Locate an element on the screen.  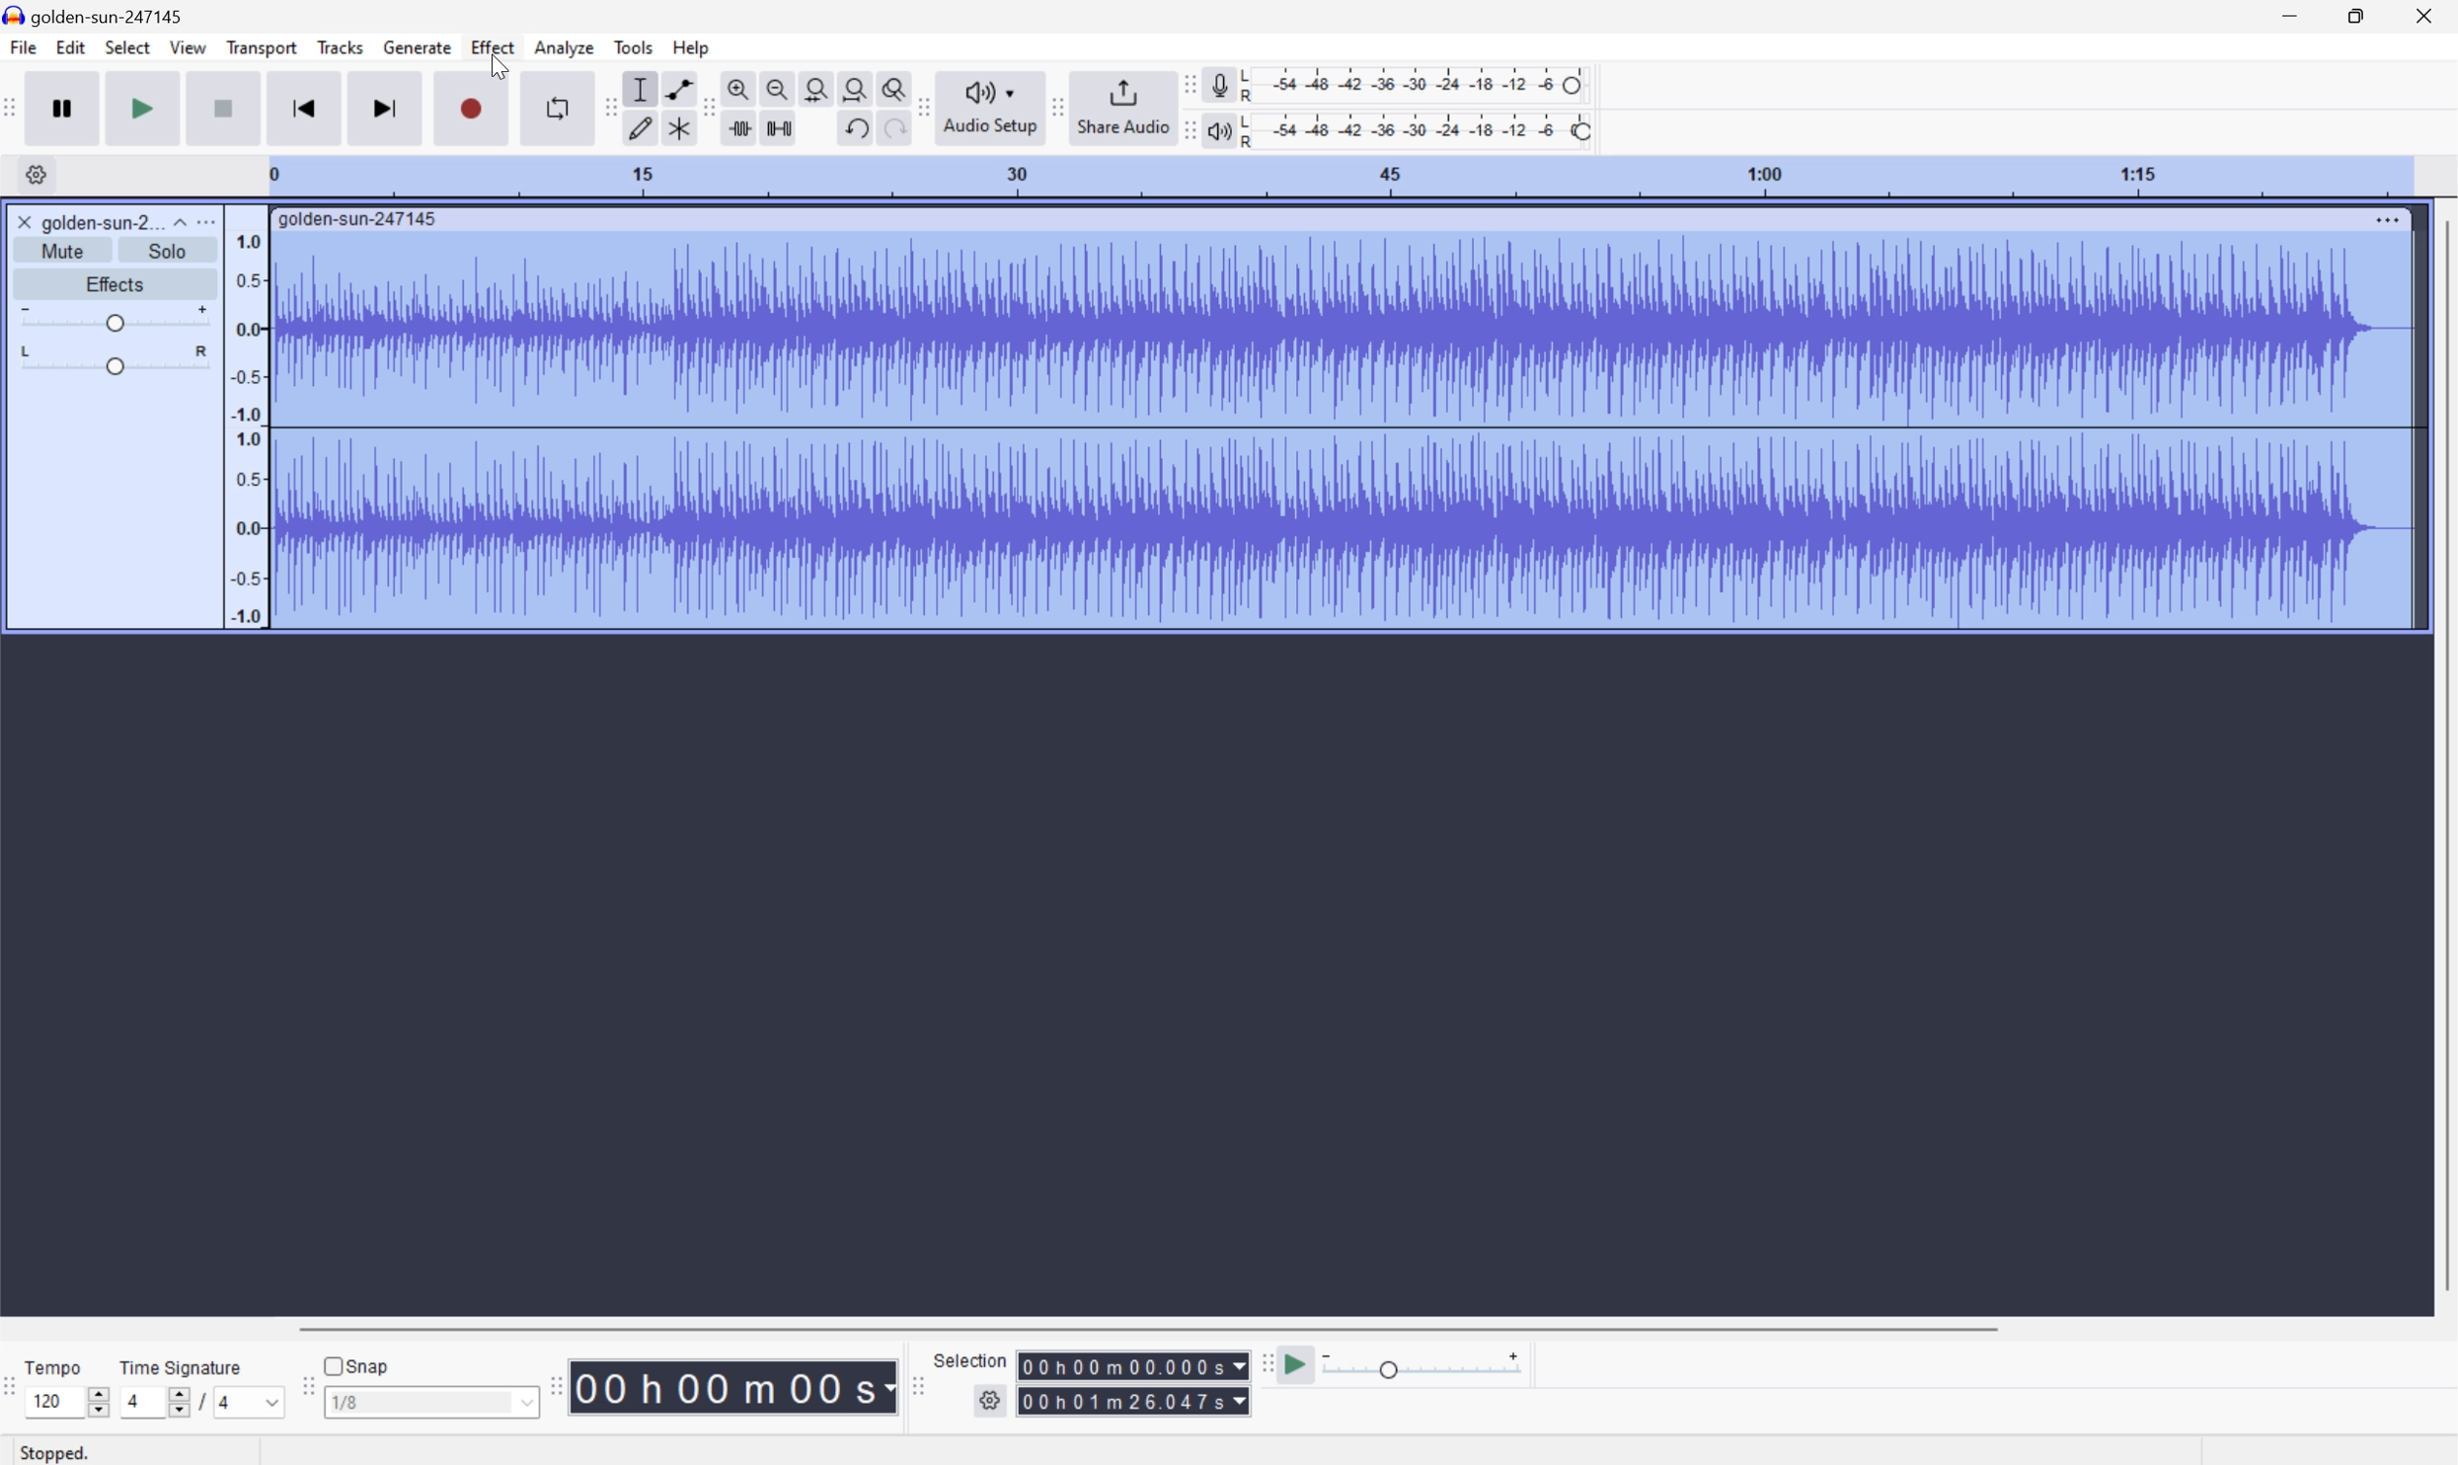
Mute is located at coordinates (63, 250).